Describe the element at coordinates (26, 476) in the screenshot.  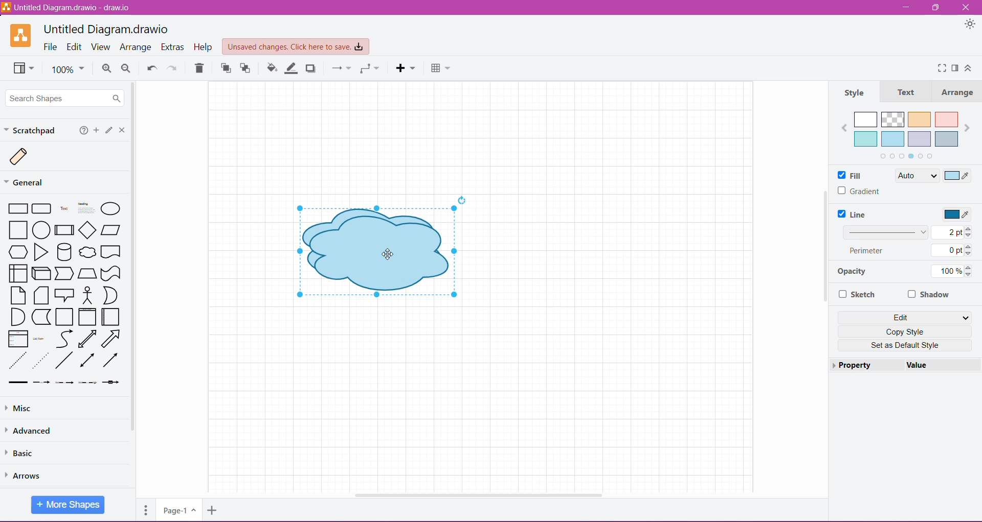
I see `Arrows` at that location.